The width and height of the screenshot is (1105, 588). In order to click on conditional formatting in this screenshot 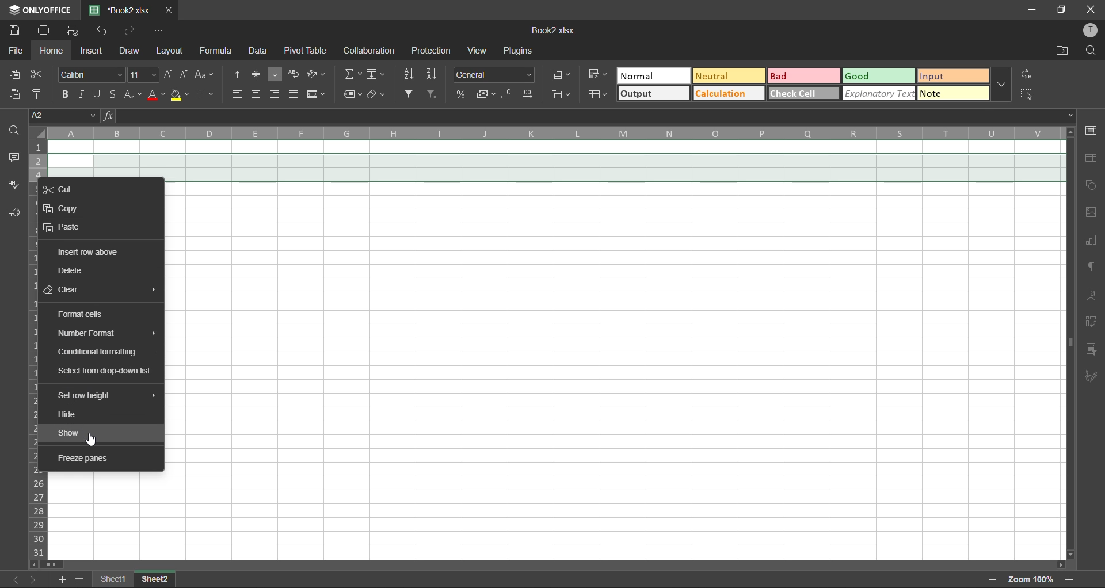, I will do `click(99, 352)`.